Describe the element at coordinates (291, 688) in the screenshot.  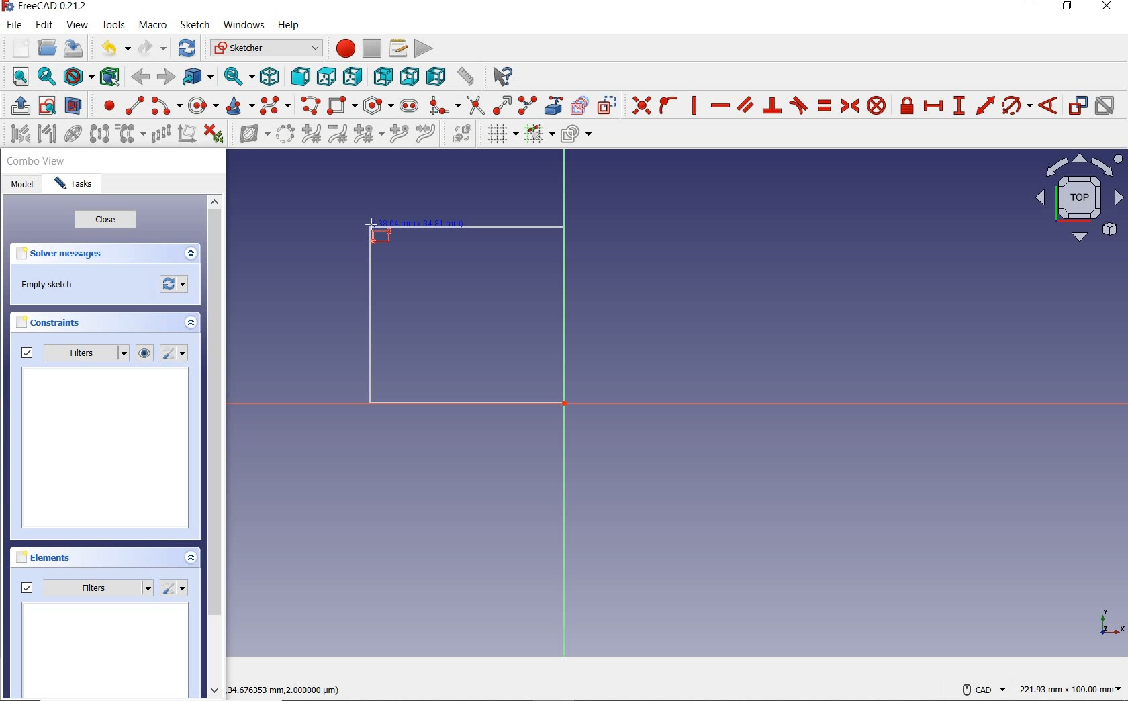
I see `dimensions` at that location.